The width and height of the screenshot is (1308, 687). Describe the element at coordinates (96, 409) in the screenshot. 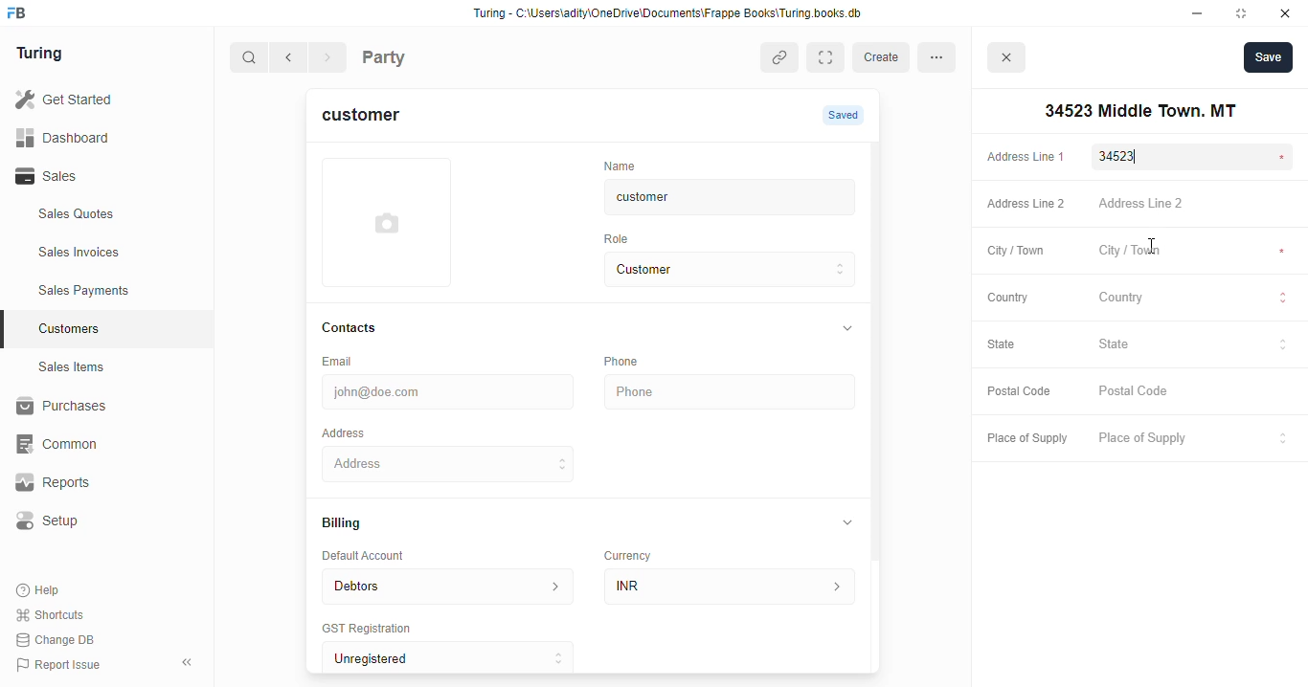

I see `Purchases` at that location.